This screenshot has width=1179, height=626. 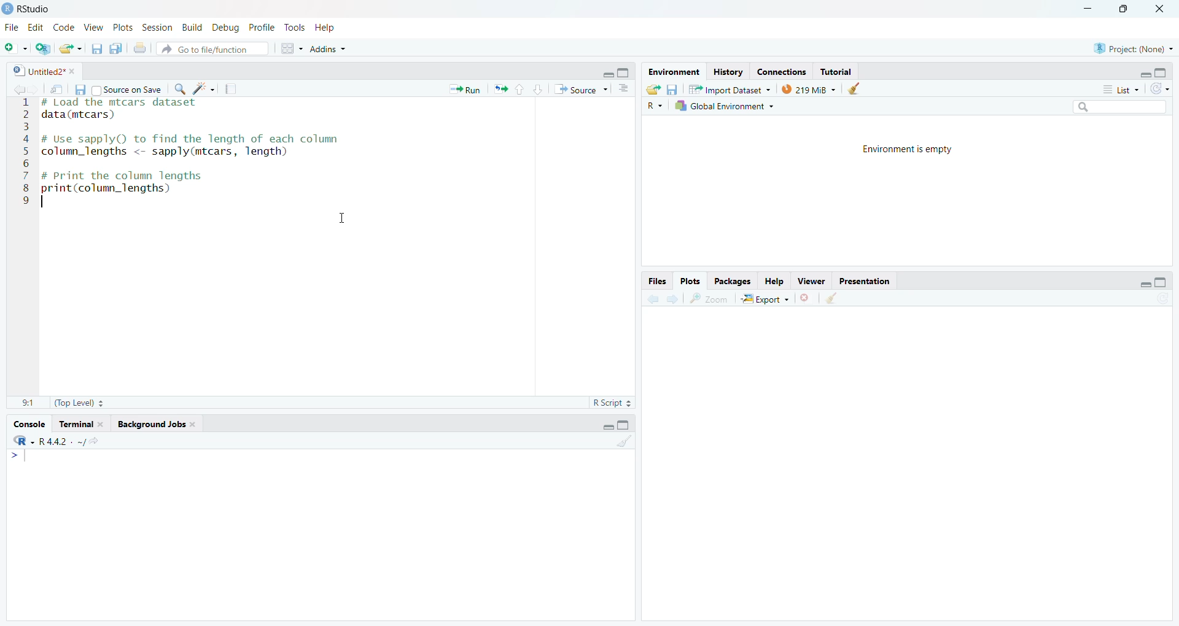 I want to click on Environment, so click(x=674, y=72).